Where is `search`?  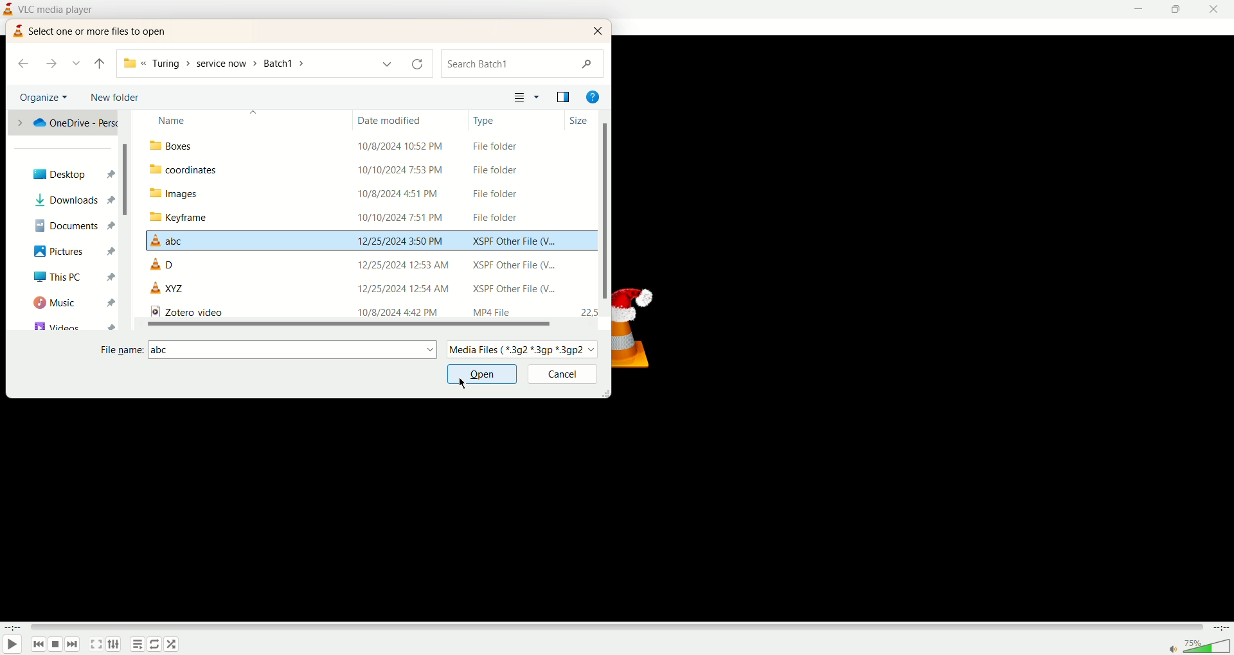 search is located at coordinates (524, 63).